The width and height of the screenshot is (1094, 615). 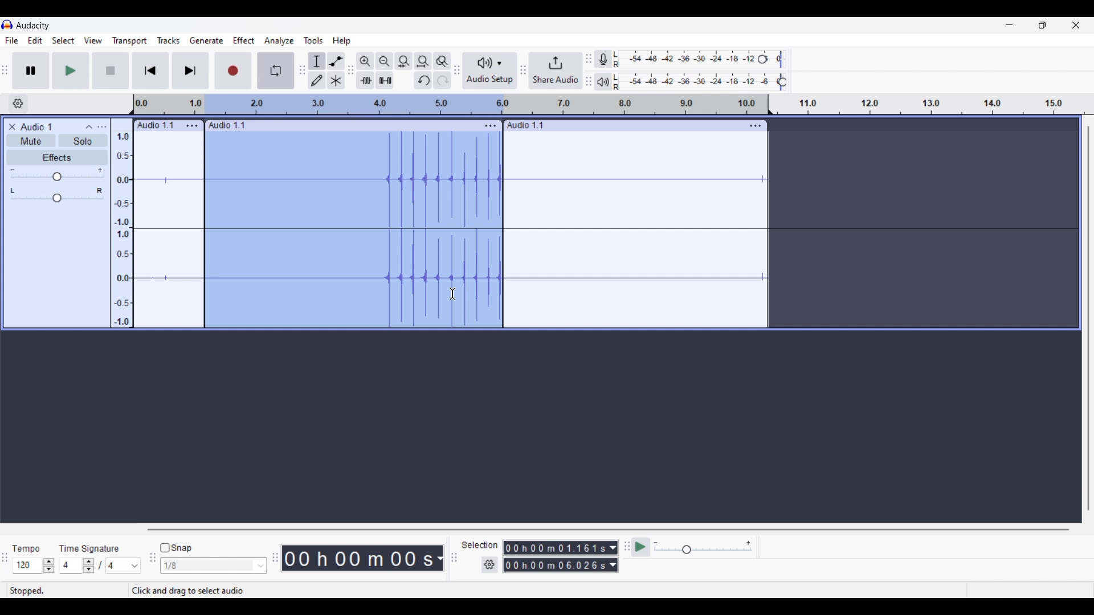 I want to click on Close interface, so click(x=1076, y=25).